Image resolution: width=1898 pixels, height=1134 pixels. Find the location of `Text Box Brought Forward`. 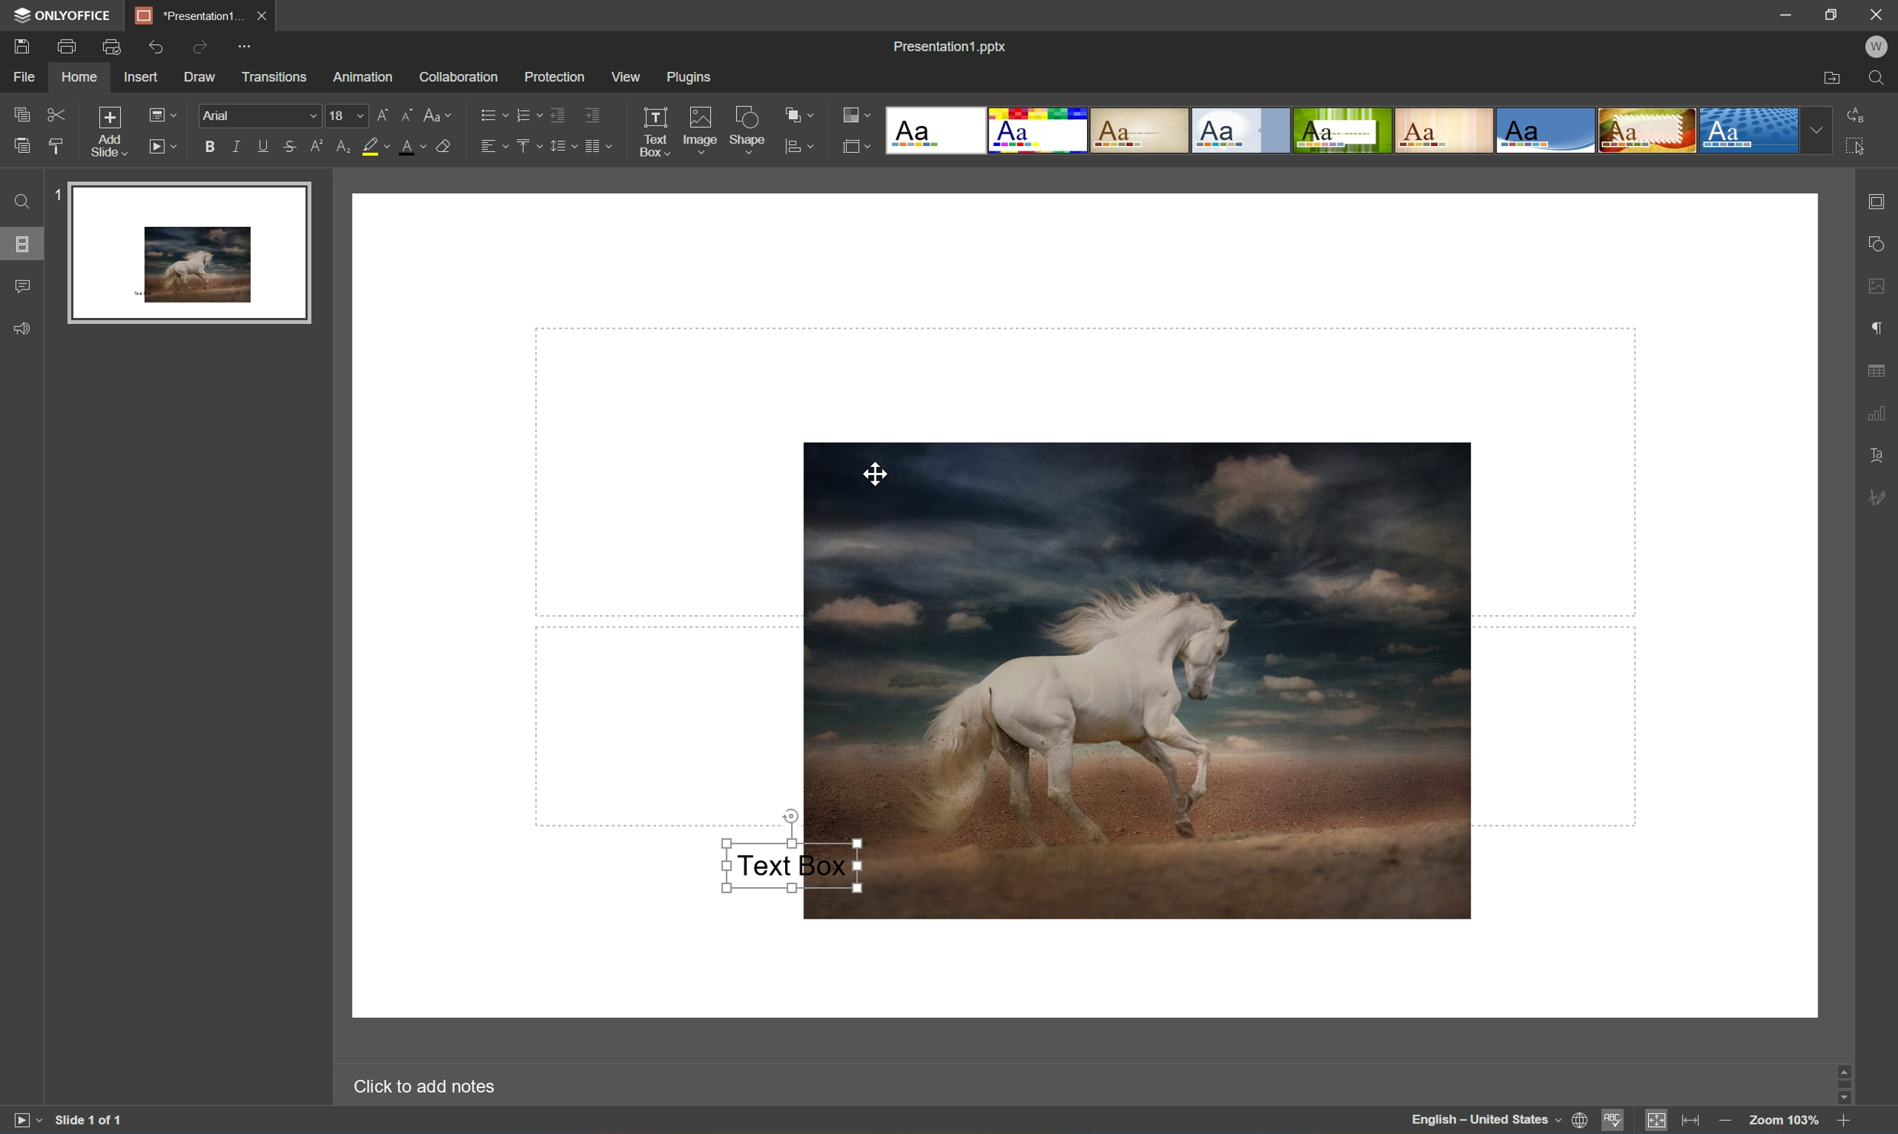

Text Box Brought Forward is located at coordinates (789, 865).